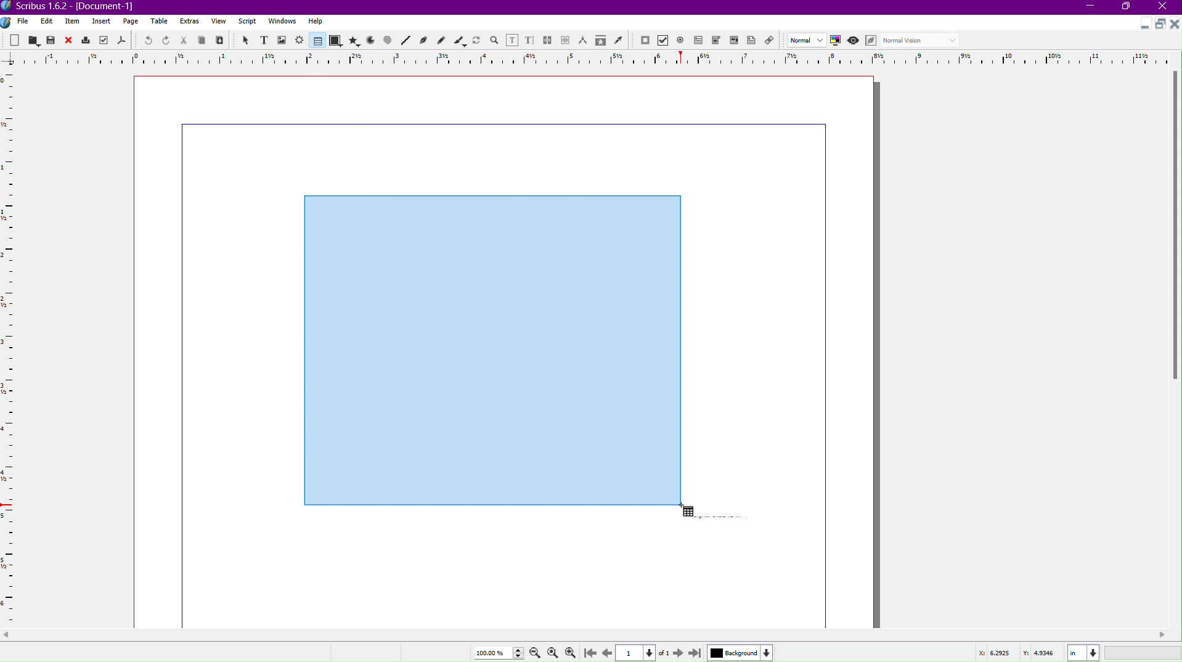 Image resolution: width=1182 pixels, height=662 pixels. What do you see at coordinates (166, 41) in the screenshot?
I see `Redo` at bounding box center [166, 41].